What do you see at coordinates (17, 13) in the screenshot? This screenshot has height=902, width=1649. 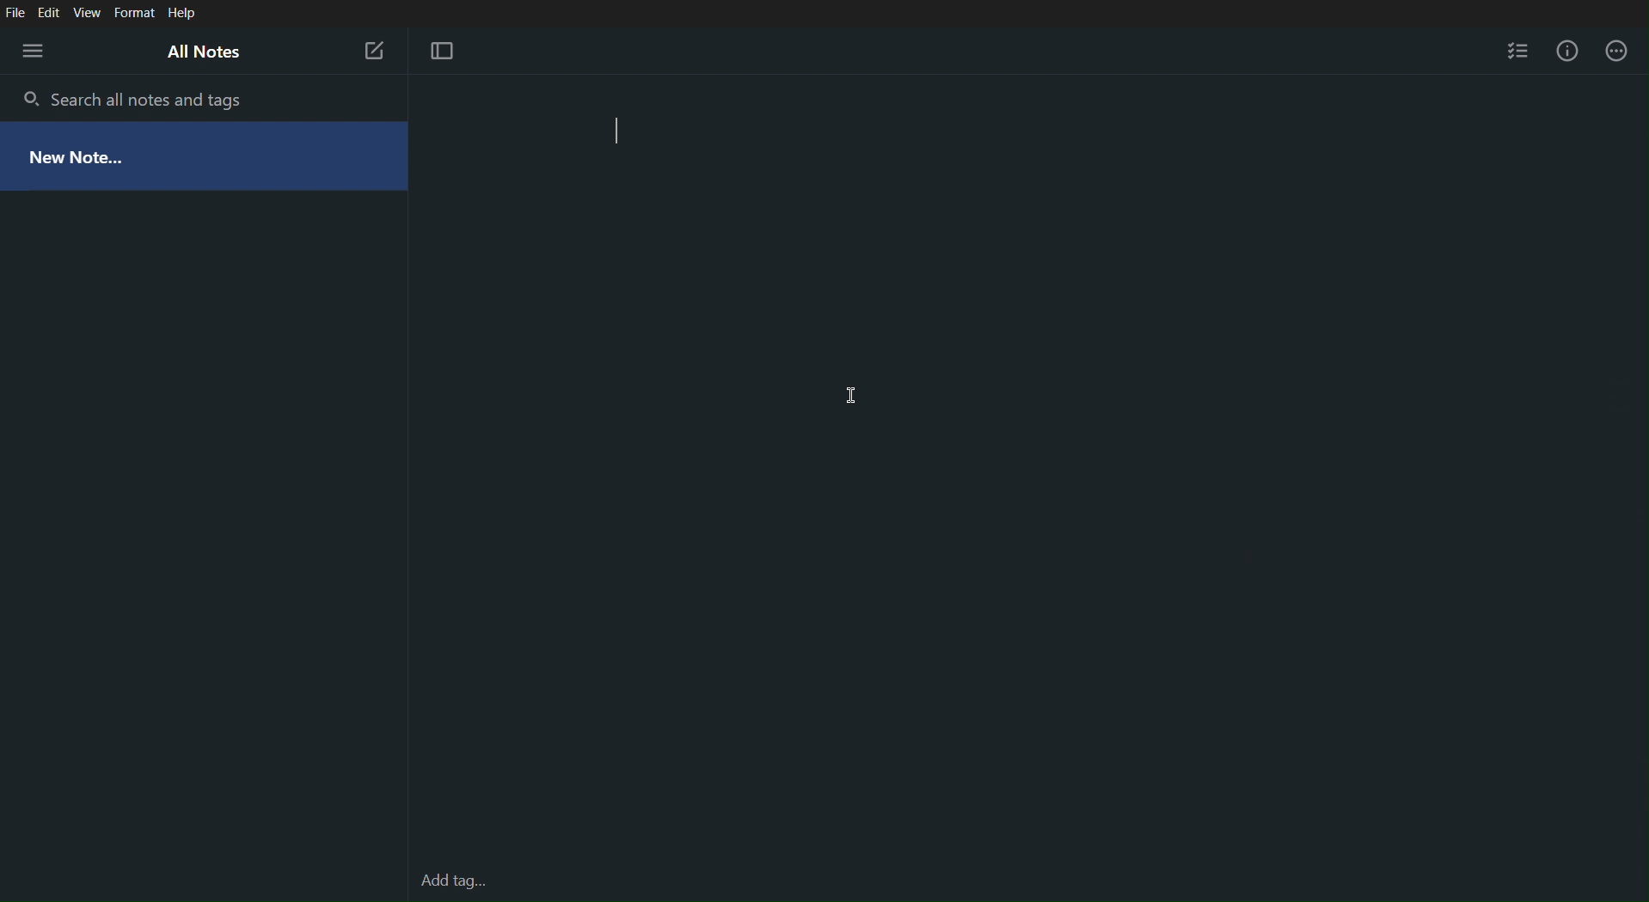 I see `File` at bounding box center [17, 13].